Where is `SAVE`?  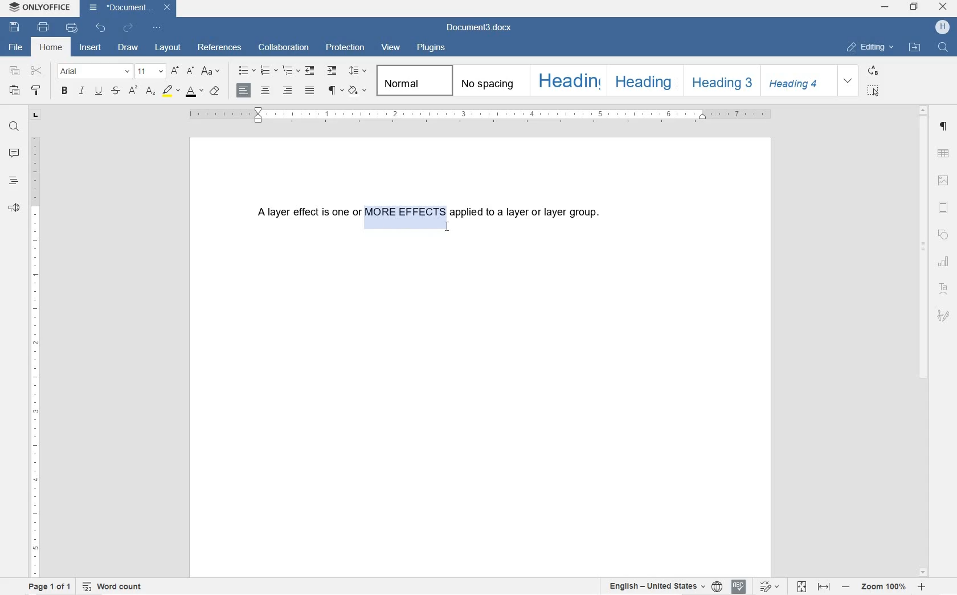 SAVE is located at coordinates (16, 28).